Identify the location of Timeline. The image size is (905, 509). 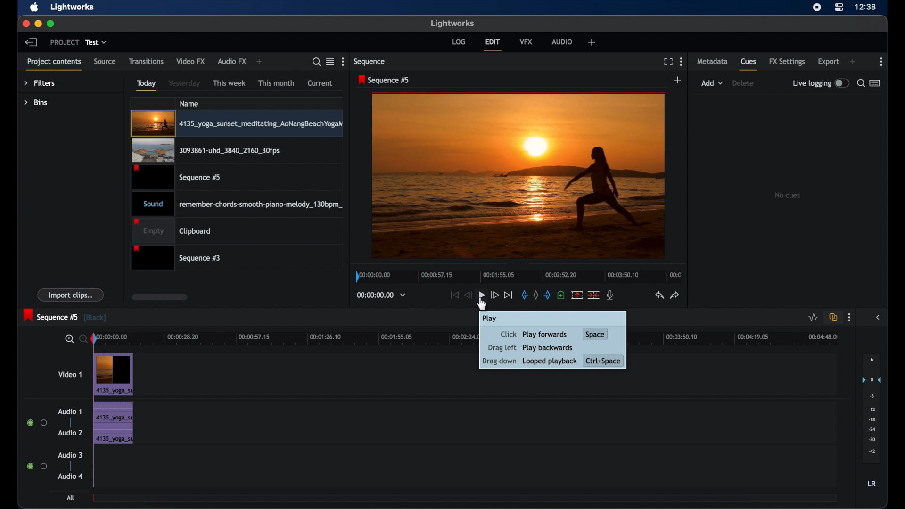
(773, 338).